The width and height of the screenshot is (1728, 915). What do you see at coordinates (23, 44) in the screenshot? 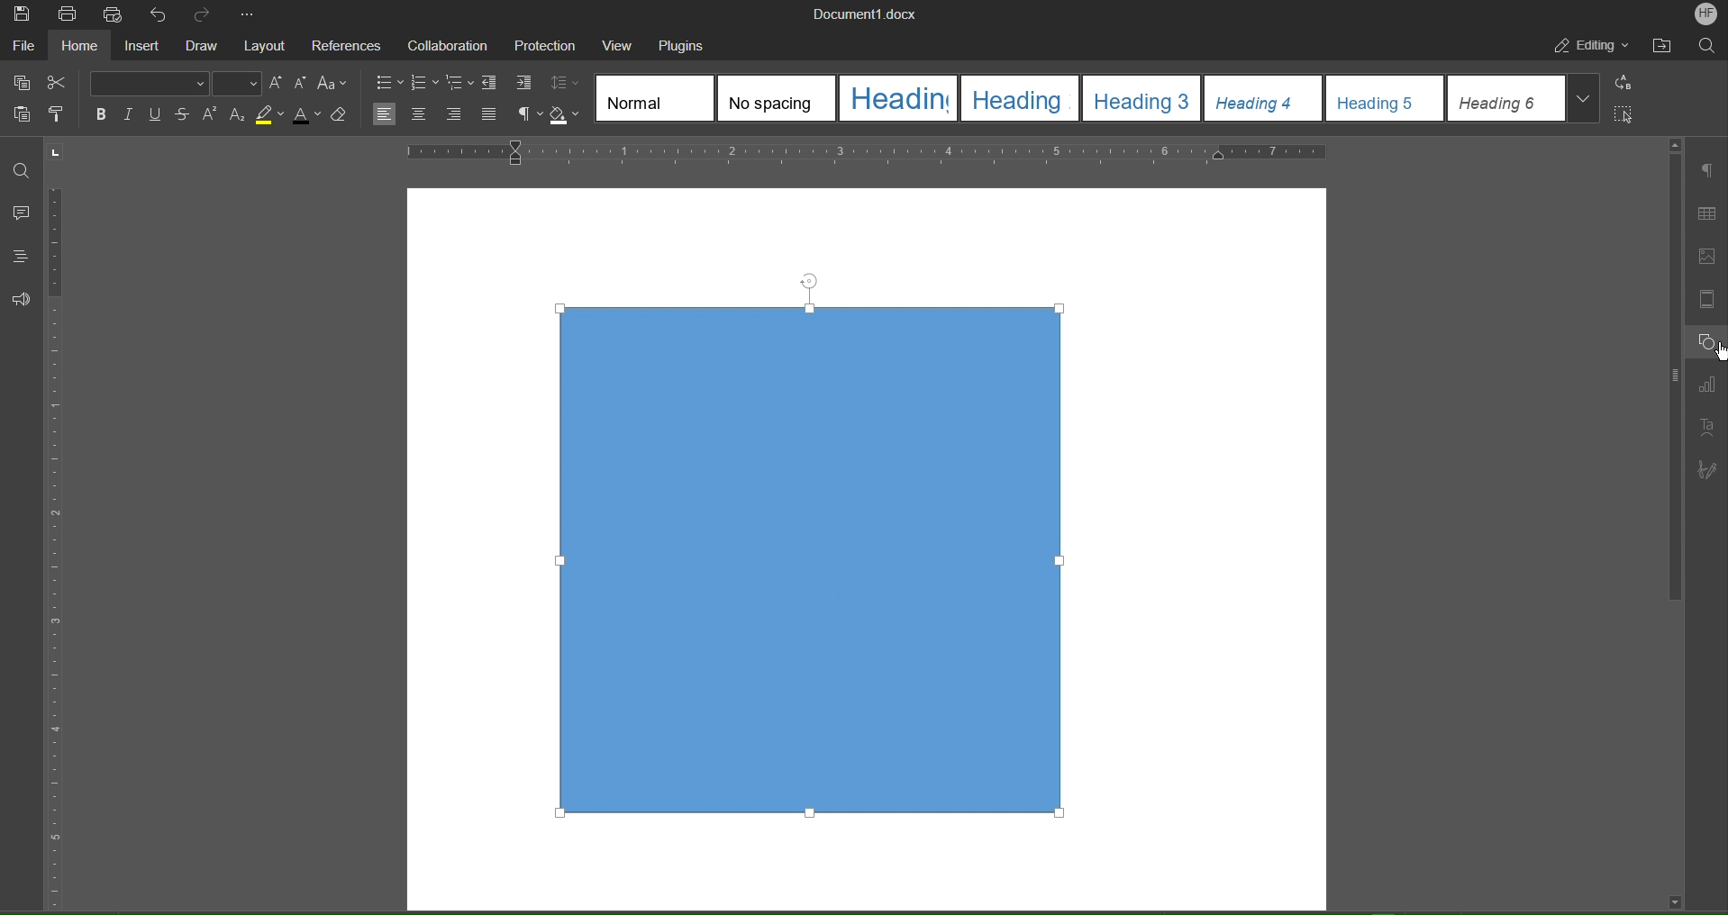
I see `File` at bounding box center [23, 44].